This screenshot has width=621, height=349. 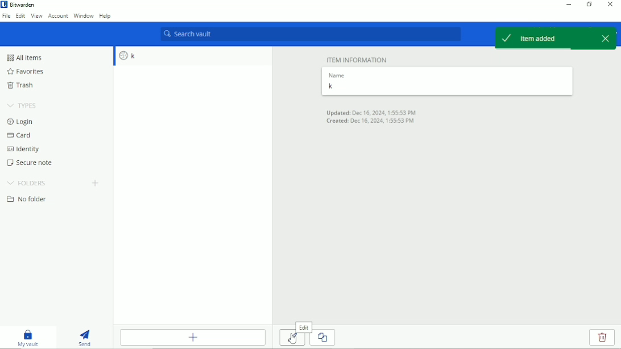 What do you see at coordinates (6, 16) in the screenshot?
I see `File` at bounding box center [6, 16].